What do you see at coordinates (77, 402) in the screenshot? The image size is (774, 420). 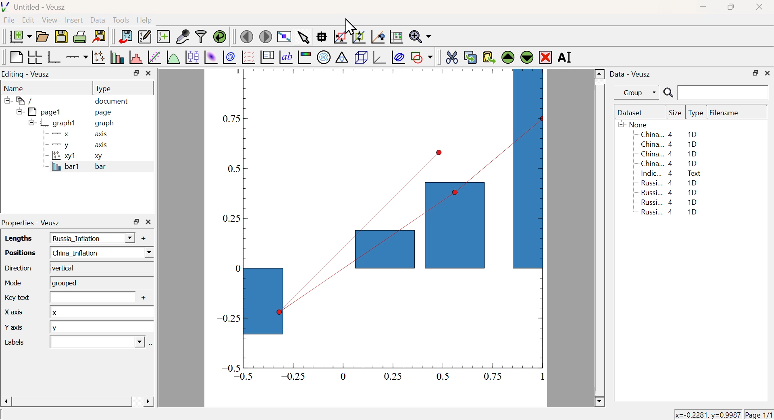 I see `Scroll` at bounding box center [77, 402].